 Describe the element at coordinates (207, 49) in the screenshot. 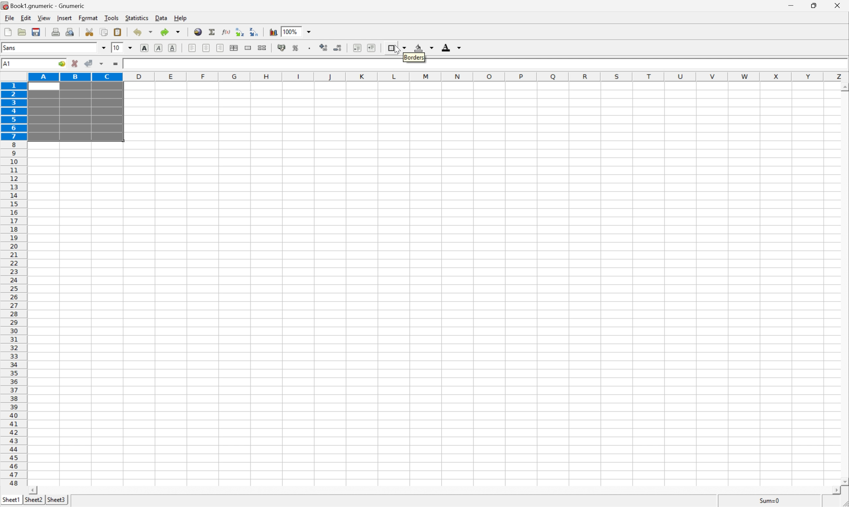

I see `center horizontally` at that location.